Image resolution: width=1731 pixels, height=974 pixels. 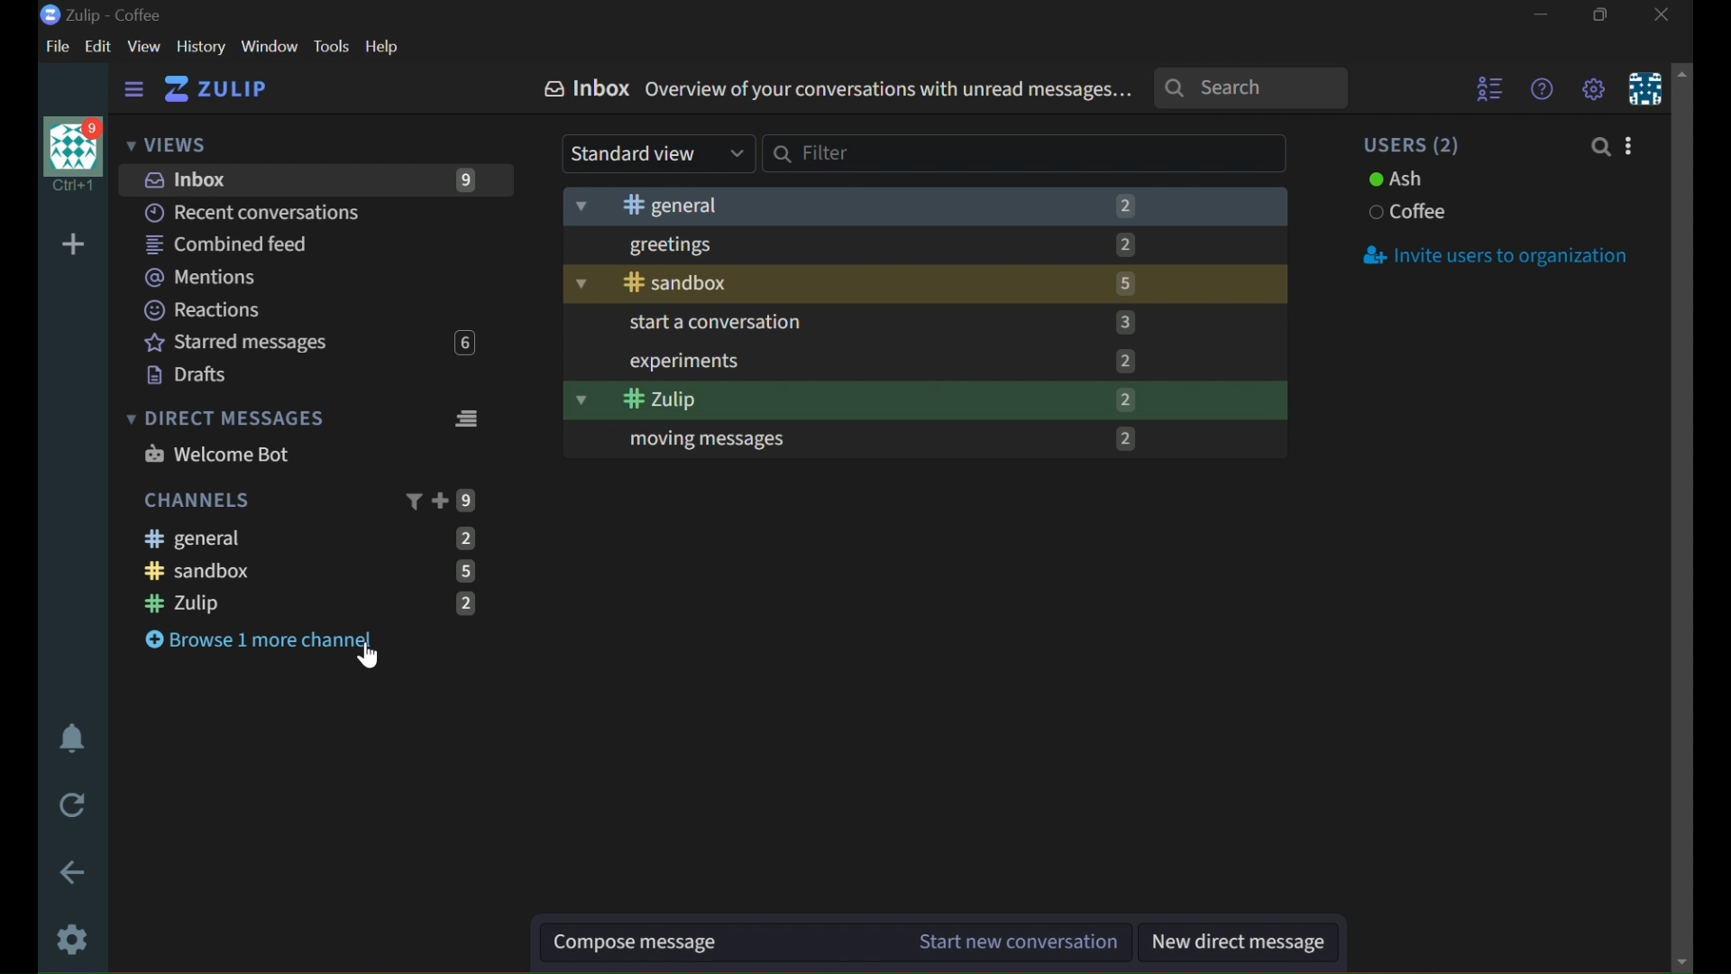 What do you see at coordinates (1683, 517) in the screenshot?
I see `SCROLLBAR` at bounding box center [1683, 517].